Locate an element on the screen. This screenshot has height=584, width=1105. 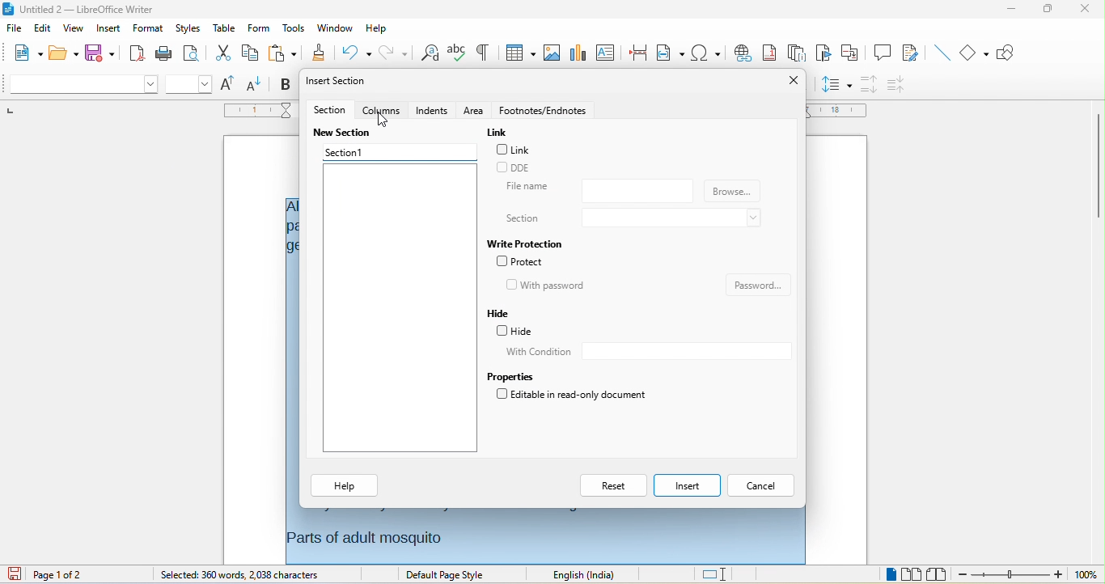
insert is located at coordinates (687, 485).